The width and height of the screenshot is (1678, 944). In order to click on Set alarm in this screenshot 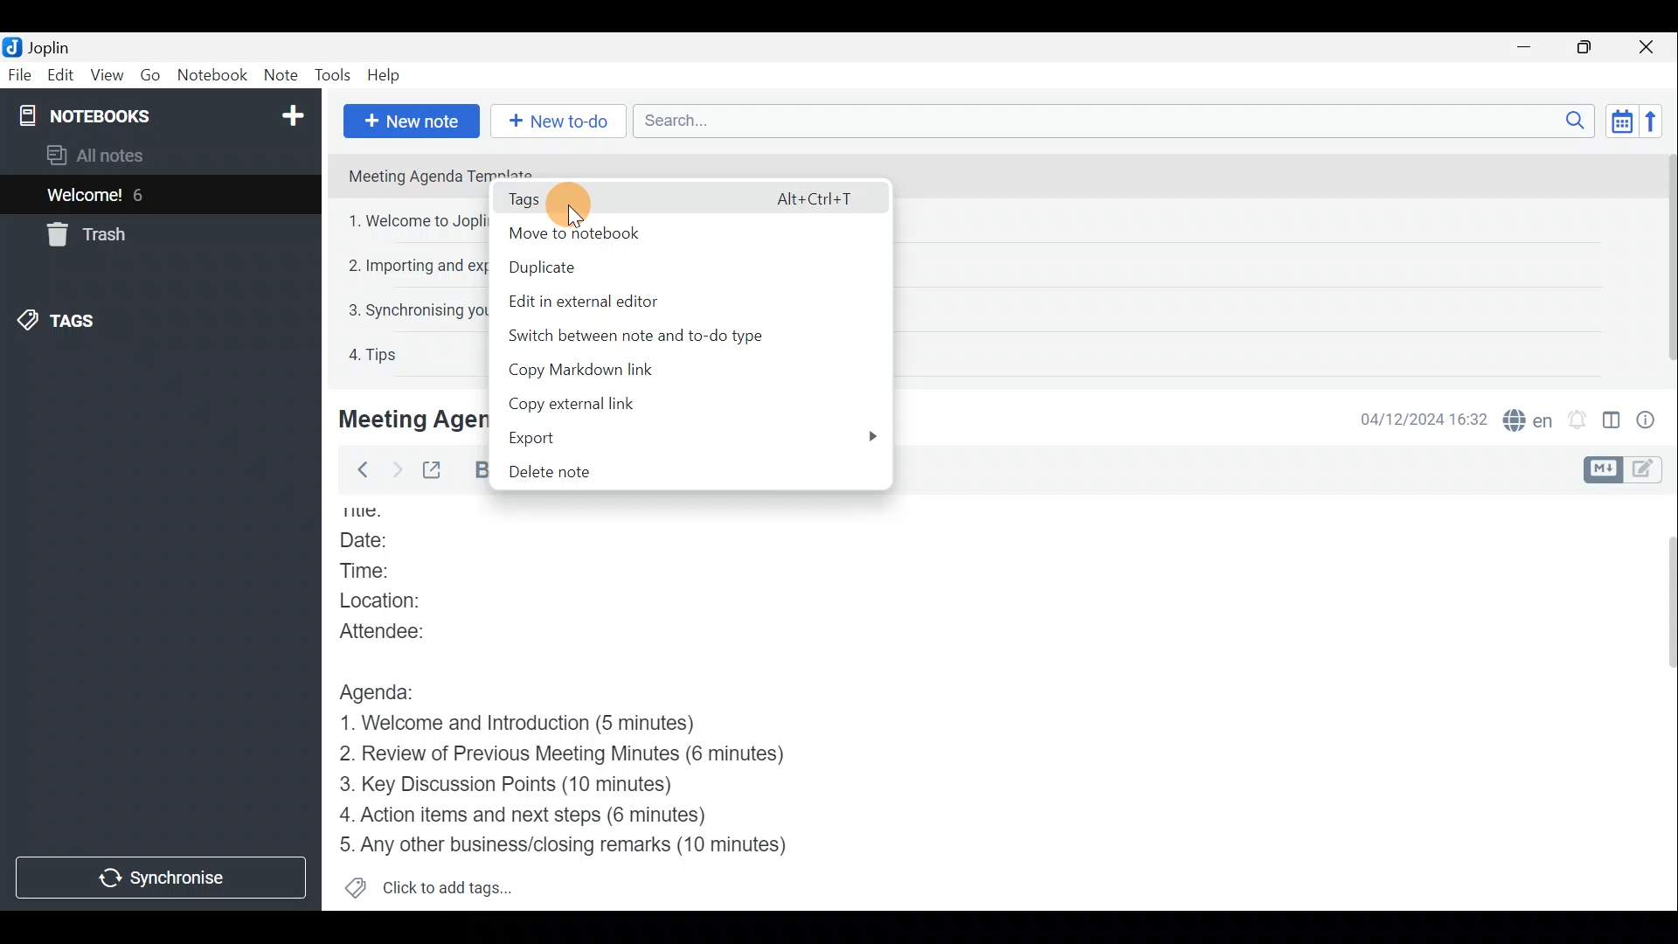, I will do `click(1579, 420)`.